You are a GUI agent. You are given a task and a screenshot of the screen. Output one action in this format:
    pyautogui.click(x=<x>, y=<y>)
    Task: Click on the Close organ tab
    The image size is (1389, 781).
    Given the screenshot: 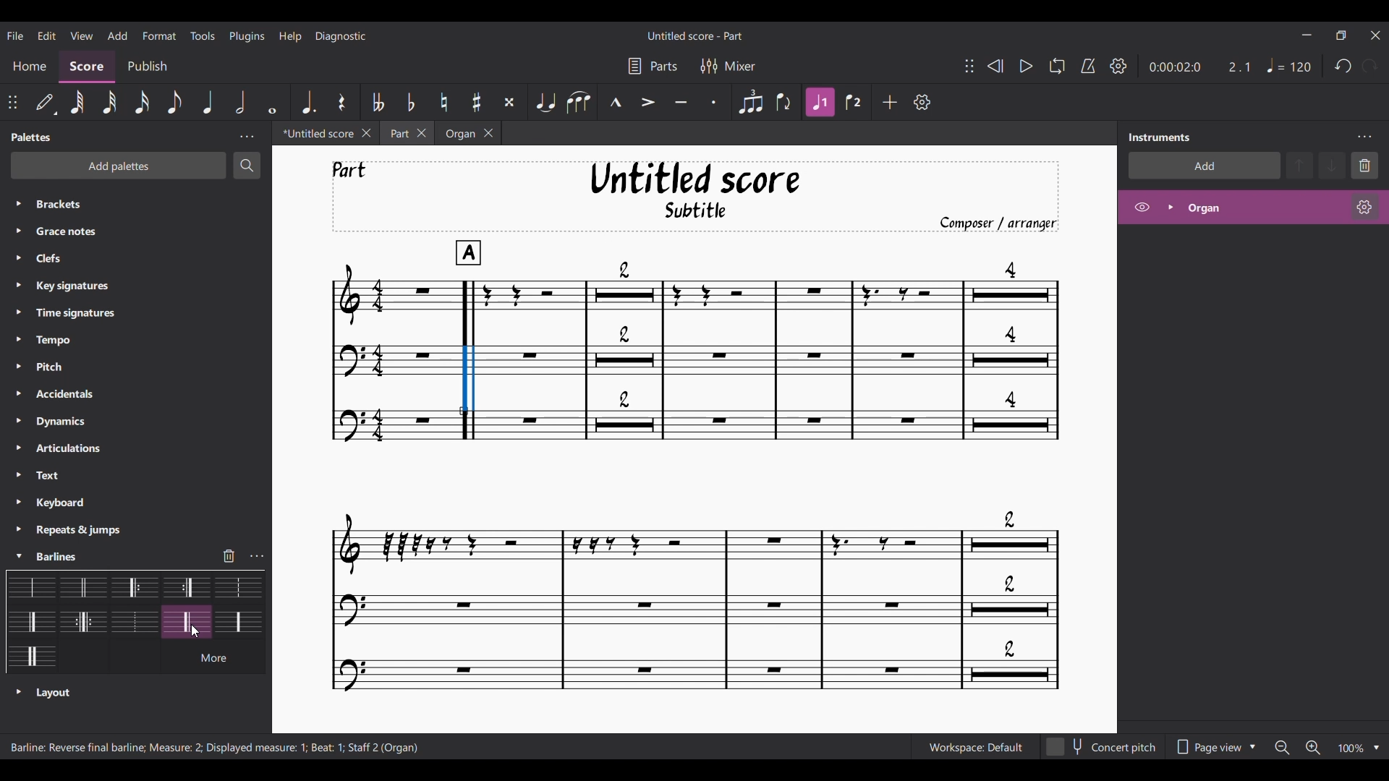 What is the action you would take?
    pyautogui.click(x=489, y=133)
    